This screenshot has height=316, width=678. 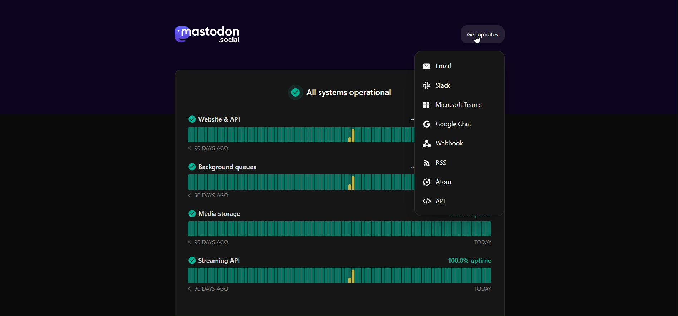 I want to click on Website & API status, so click(x=299, y=132).